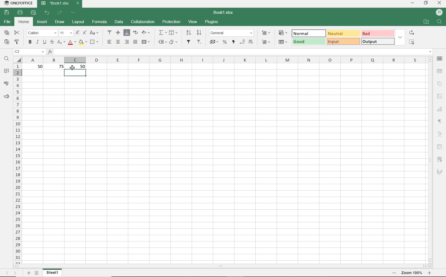 Image resolution: width=446 pixels, height=277 pixels. What do you see at coordinates (247, 42) in the screenshot?
I see `decrease/increase decimal` at bounding box center [247, 42].